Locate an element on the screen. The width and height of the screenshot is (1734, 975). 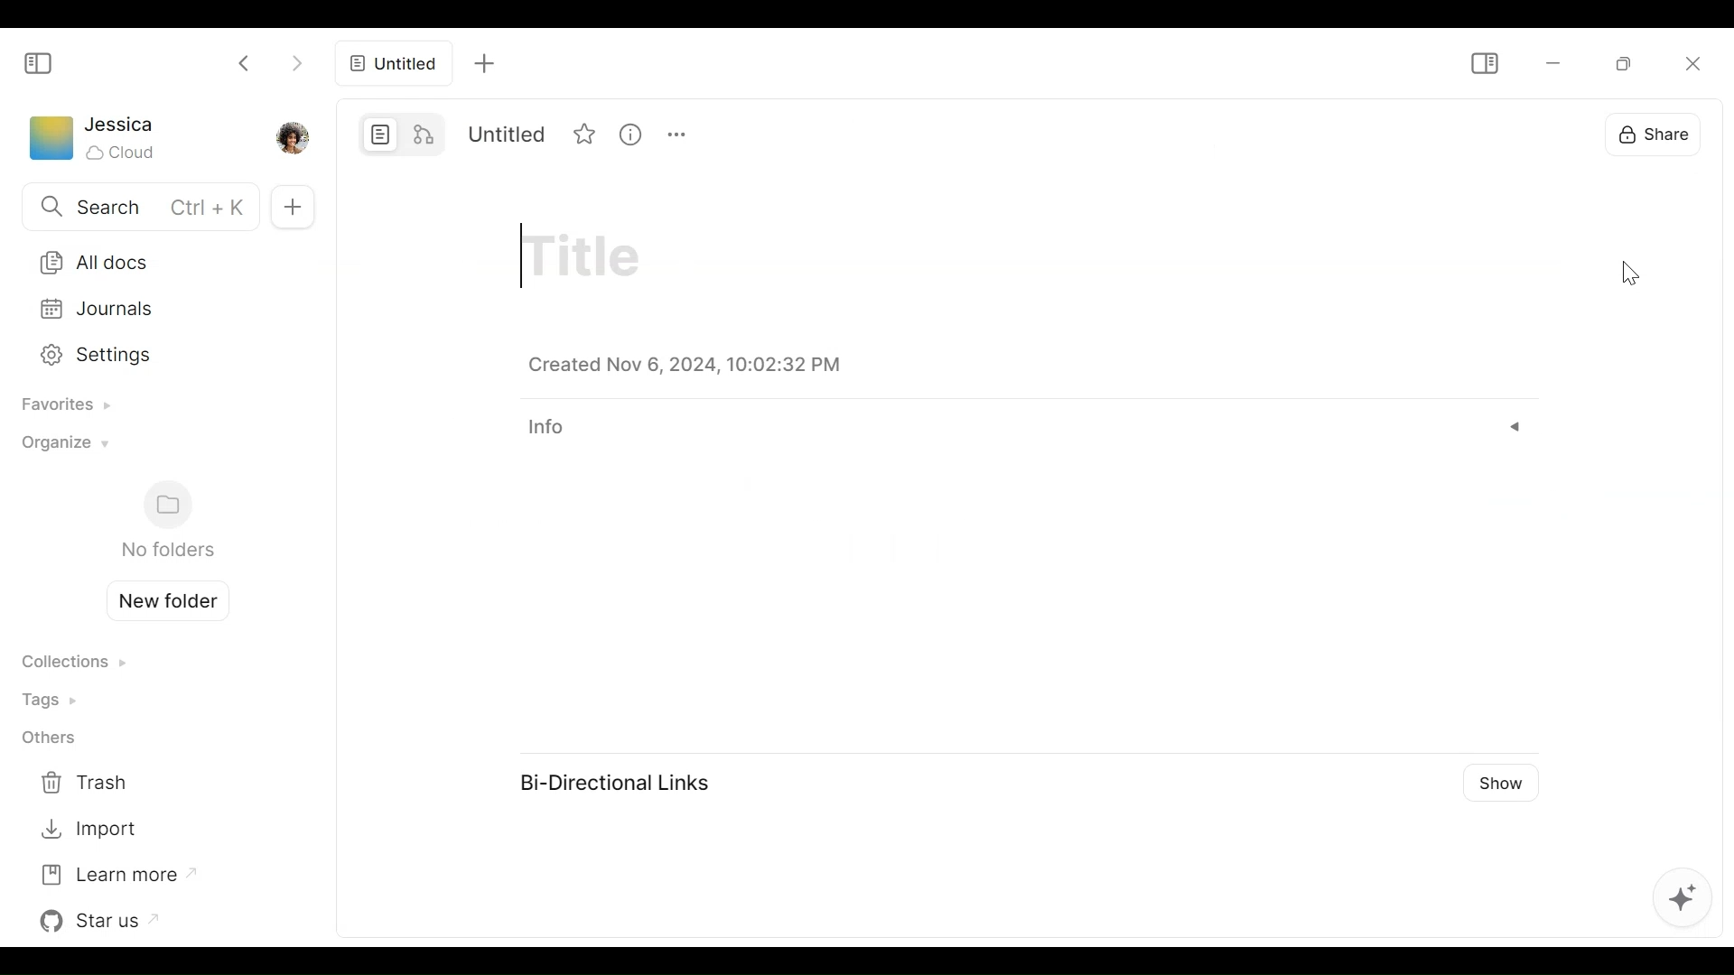
Show/Hide Sidebar is located at coordinates (1483, 63).